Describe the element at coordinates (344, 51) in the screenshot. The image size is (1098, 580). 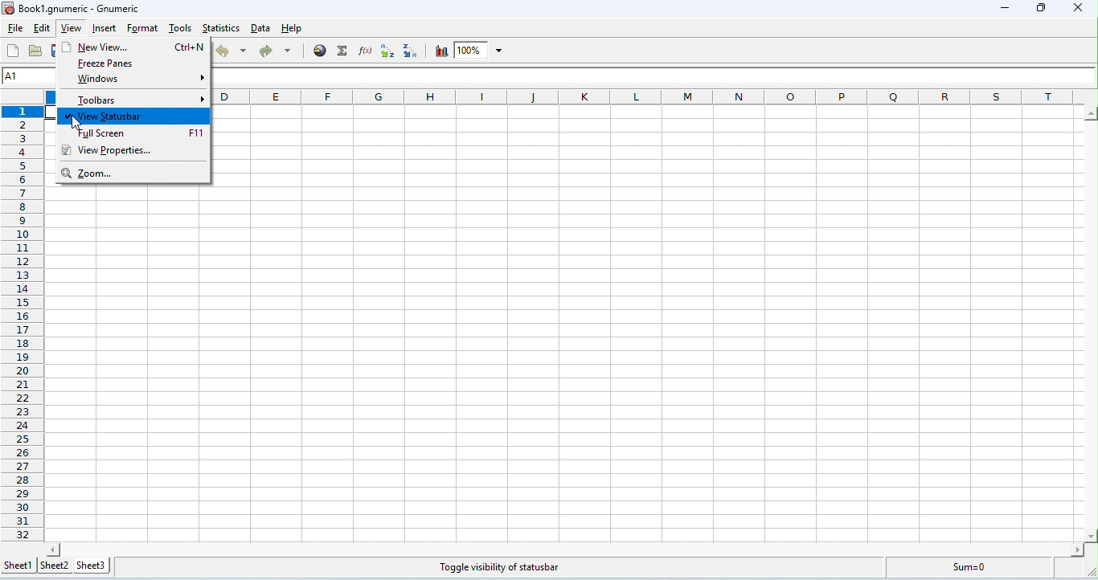
I see `select function` at that location.